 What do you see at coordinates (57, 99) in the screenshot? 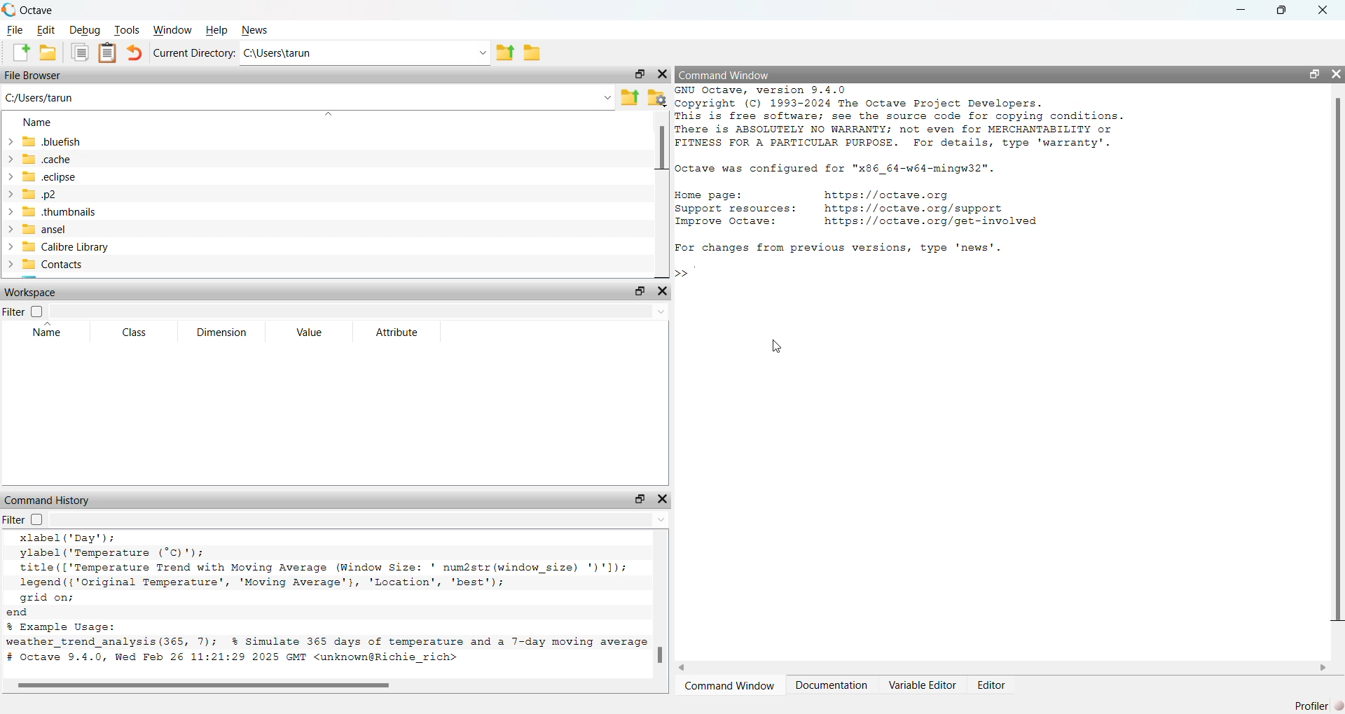
I see `C:/Users/tarun` at bounding box center [57, 99].